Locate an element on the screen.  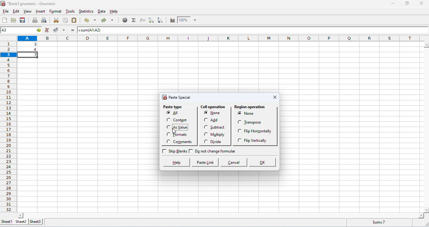
flip horizontally is located at coordinates (261, 132).